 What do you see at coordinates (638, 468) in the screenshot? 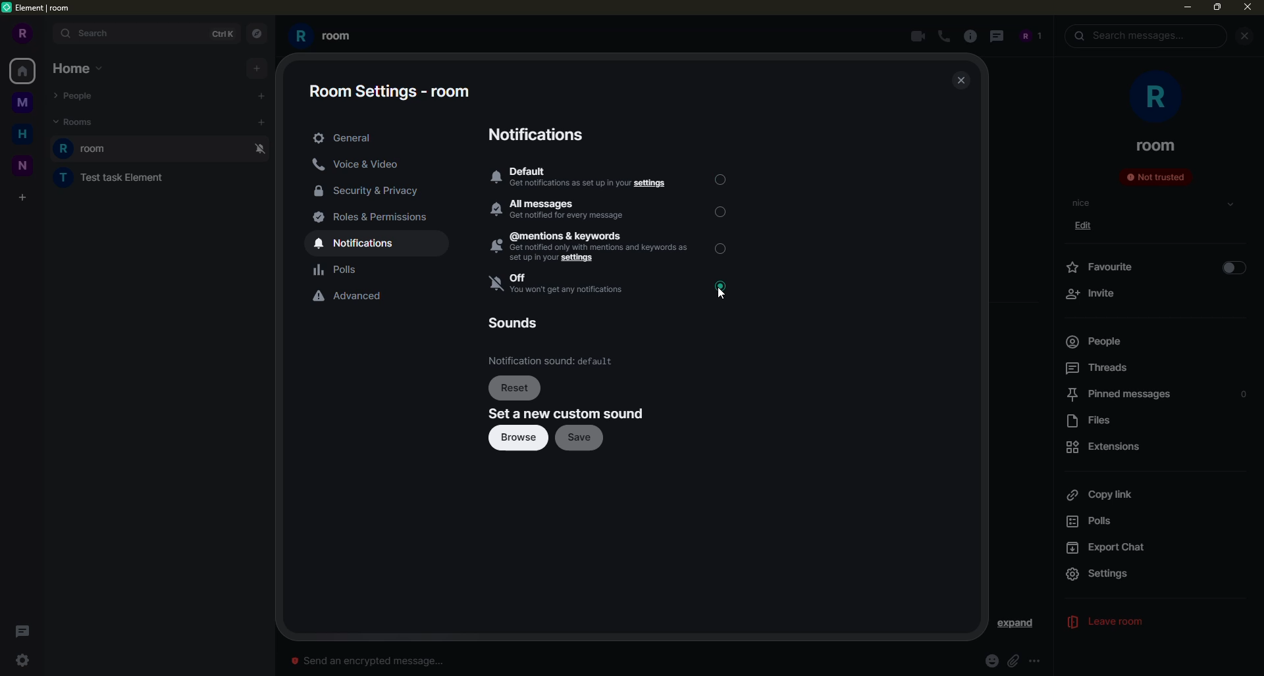
I see `publish room` at bounding box center [638, 468].